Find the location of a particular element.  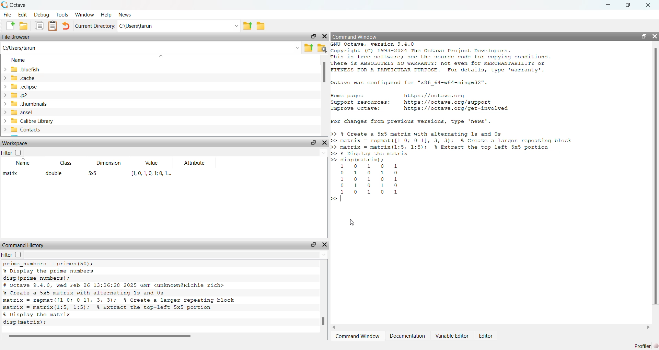

For changes from previous versions, type 'news'. is located at coordinates (413, 122).